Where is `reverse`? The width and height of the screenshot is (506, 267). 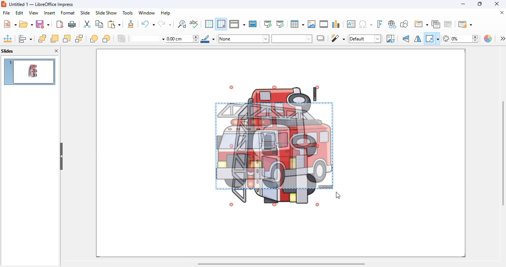 reverse is located at coordinates (122, 39).